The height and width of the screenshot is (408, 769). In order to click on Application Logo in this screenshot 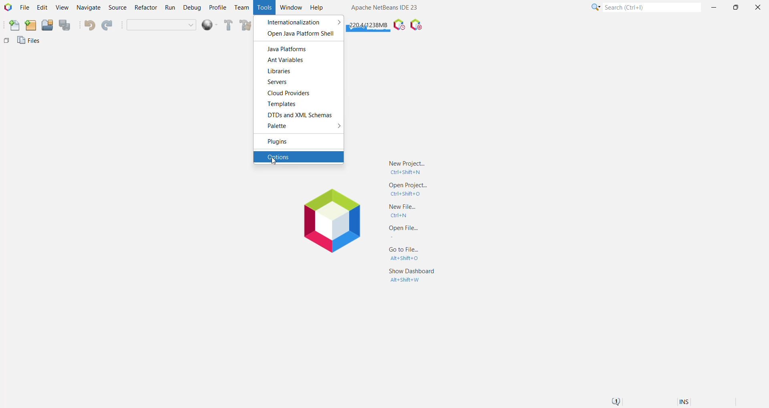, I will do `click(7, 8)`.